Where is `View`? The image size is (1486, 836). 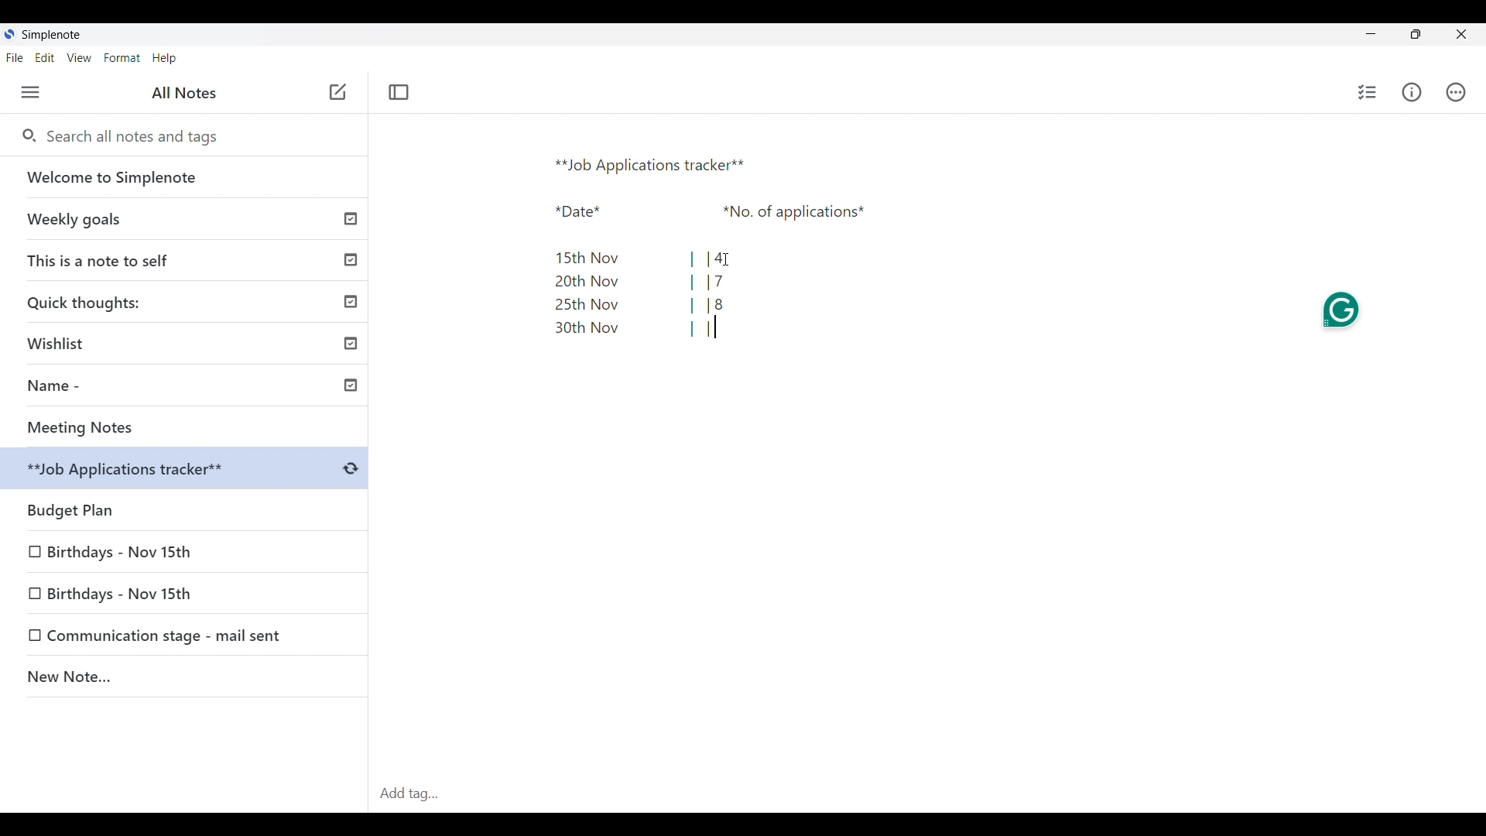 View is located at coordinates (79, 58).